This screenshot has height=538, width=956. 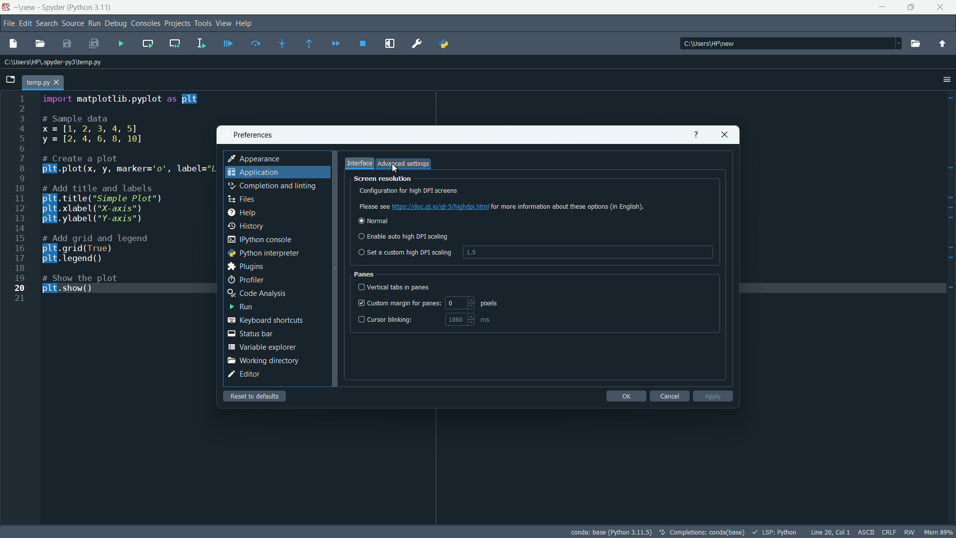 What do you see at coordinates (669, 396) in the screenshot?
I see `cancel` at bounding box center [669, 396].